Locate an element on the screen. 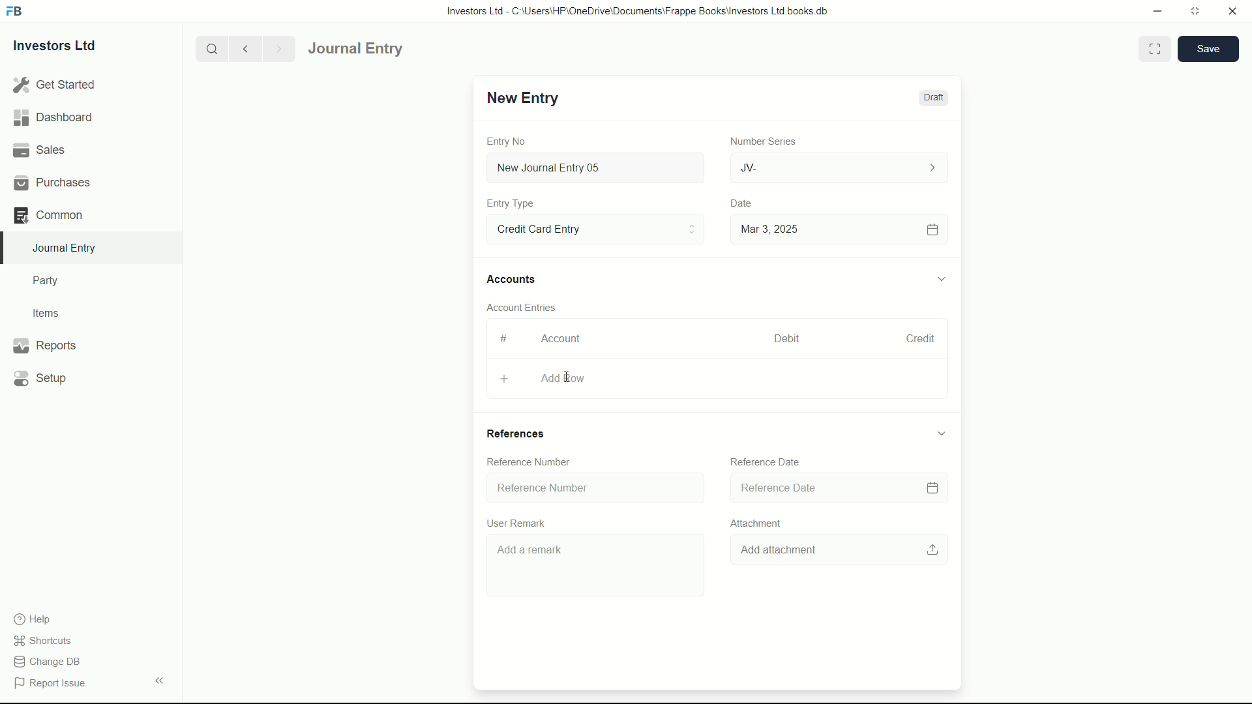 This screenshot has height=704, width=1252. Account Entries is located at coordinates (527, 305).